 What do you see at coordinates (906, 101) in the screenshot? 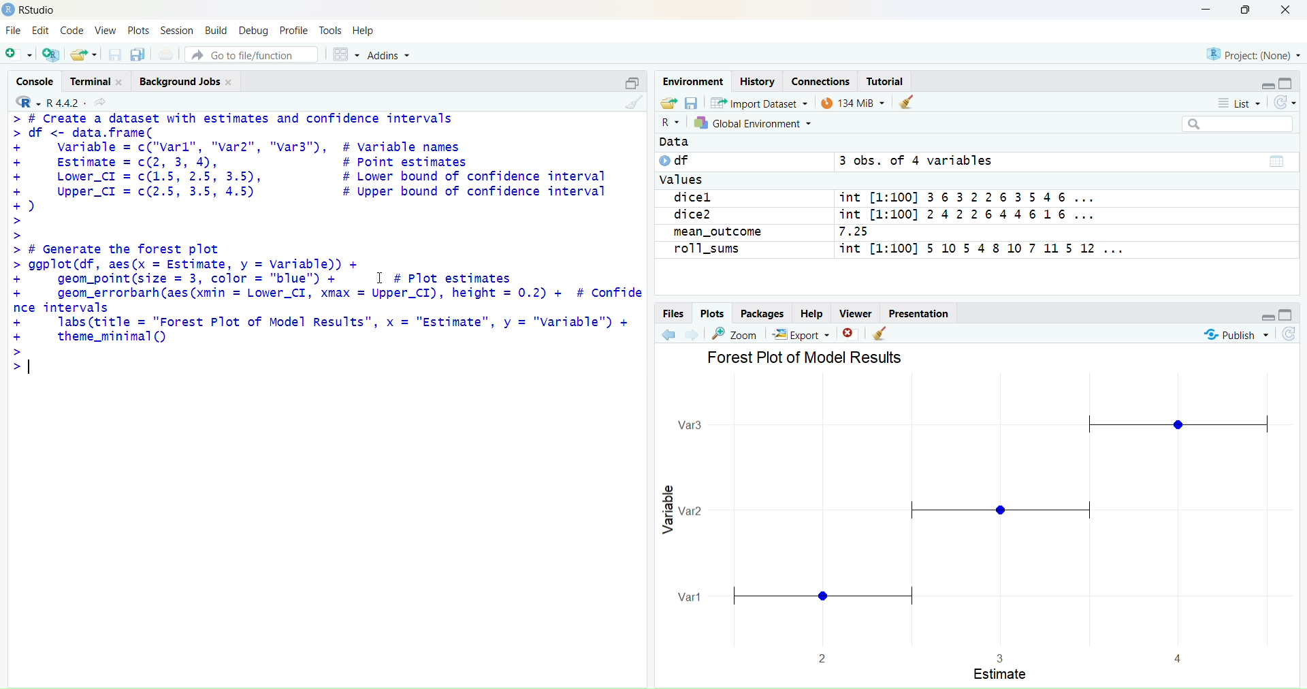
I see `clear` at bounding box center [906, 101].